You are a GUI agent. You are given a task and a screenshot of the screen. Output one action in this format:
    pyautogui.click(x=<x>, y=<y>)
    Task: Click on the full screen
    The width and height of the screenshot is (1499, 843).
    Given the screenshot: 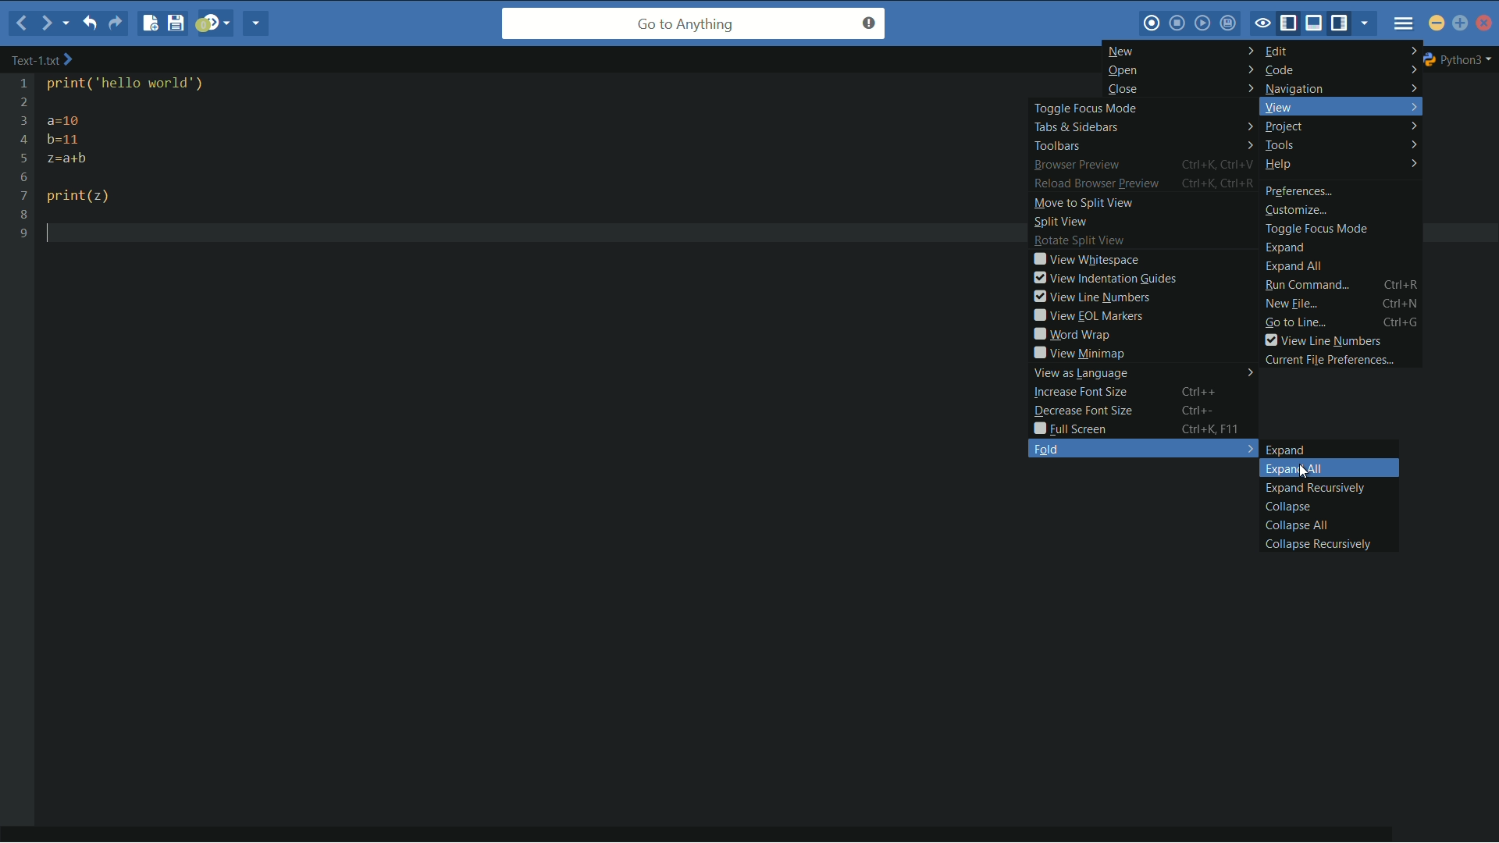 What is the action you would take?
    pyautogui.click(x=1070, y=430)
    